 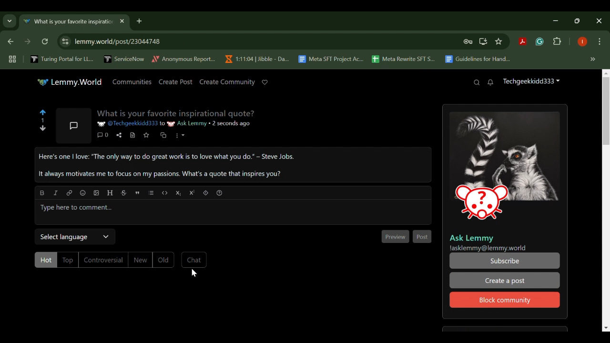 I want to click on 1:11:04 | Jibble - Da..., so click(x=256, y=59).